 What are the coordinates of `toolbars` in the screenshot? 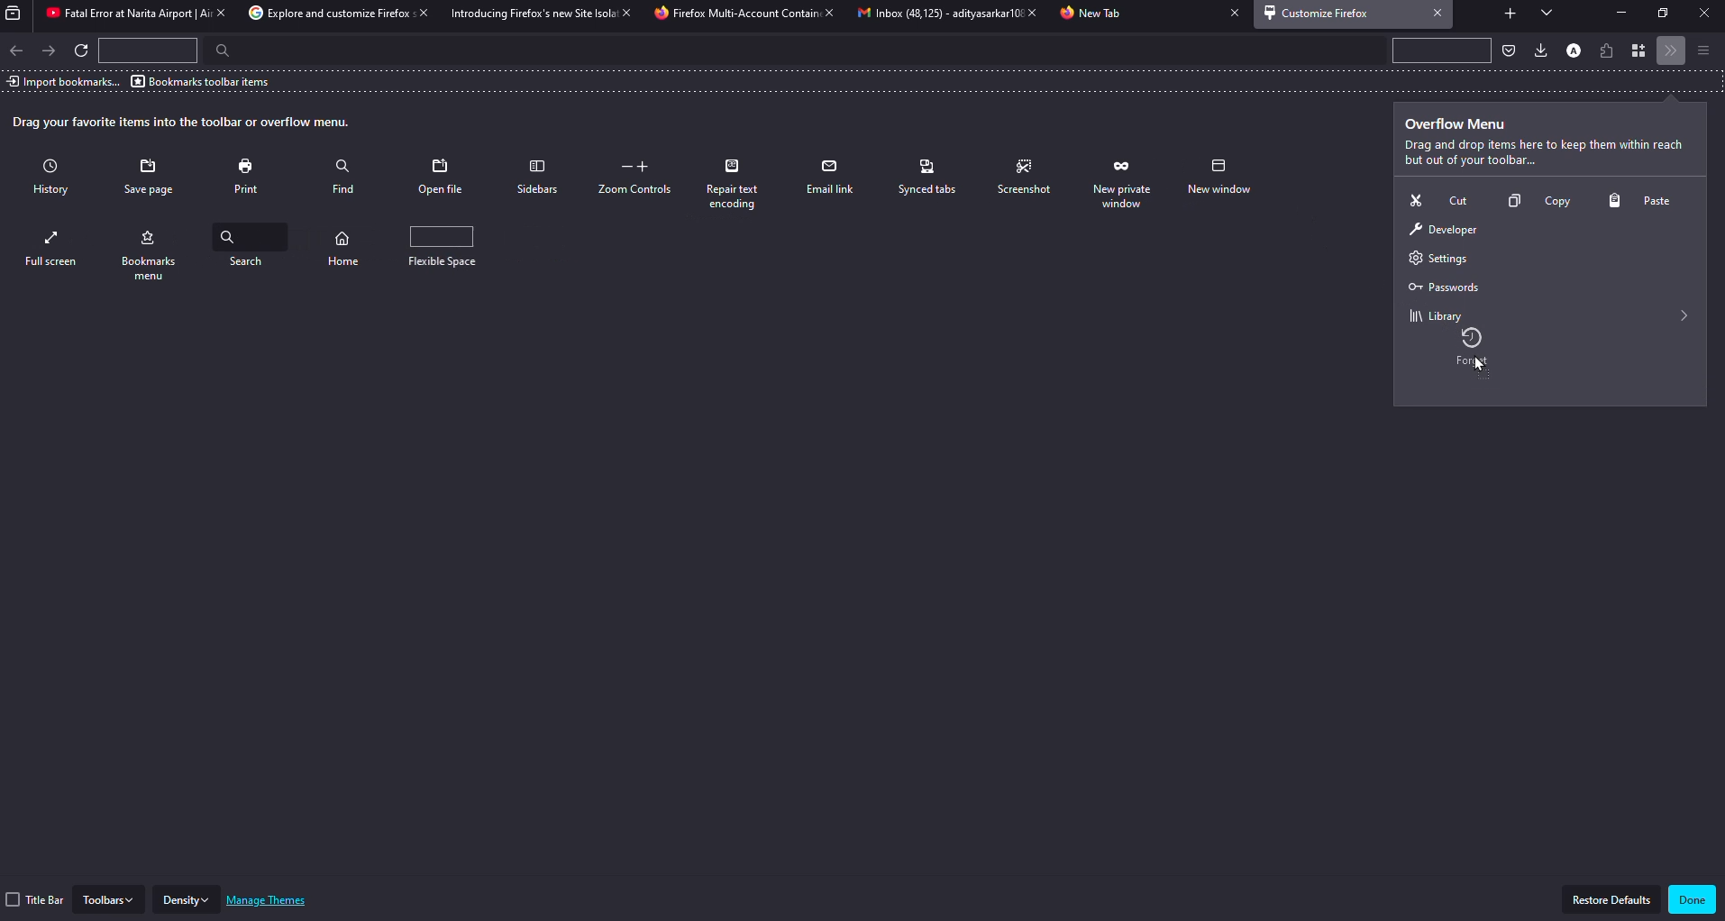 It's located at (109, 898).